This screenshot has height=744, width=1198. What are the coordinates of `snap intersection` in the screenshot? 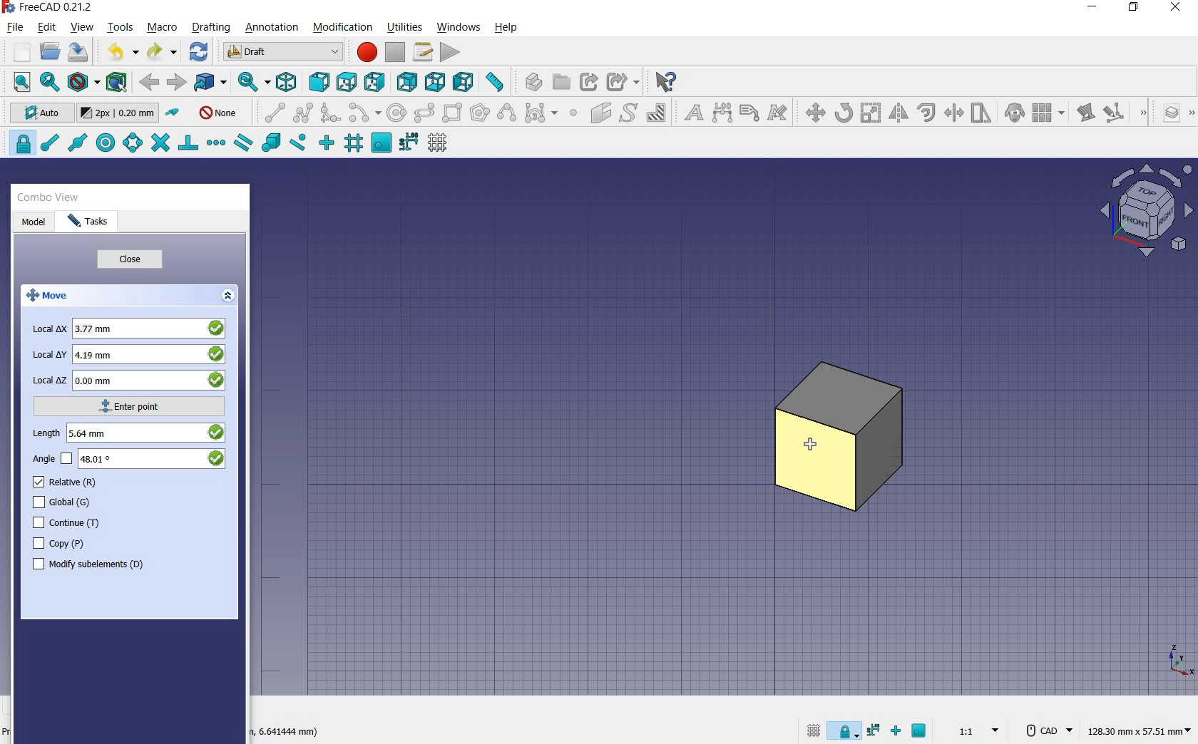 It's located at (162, 143).